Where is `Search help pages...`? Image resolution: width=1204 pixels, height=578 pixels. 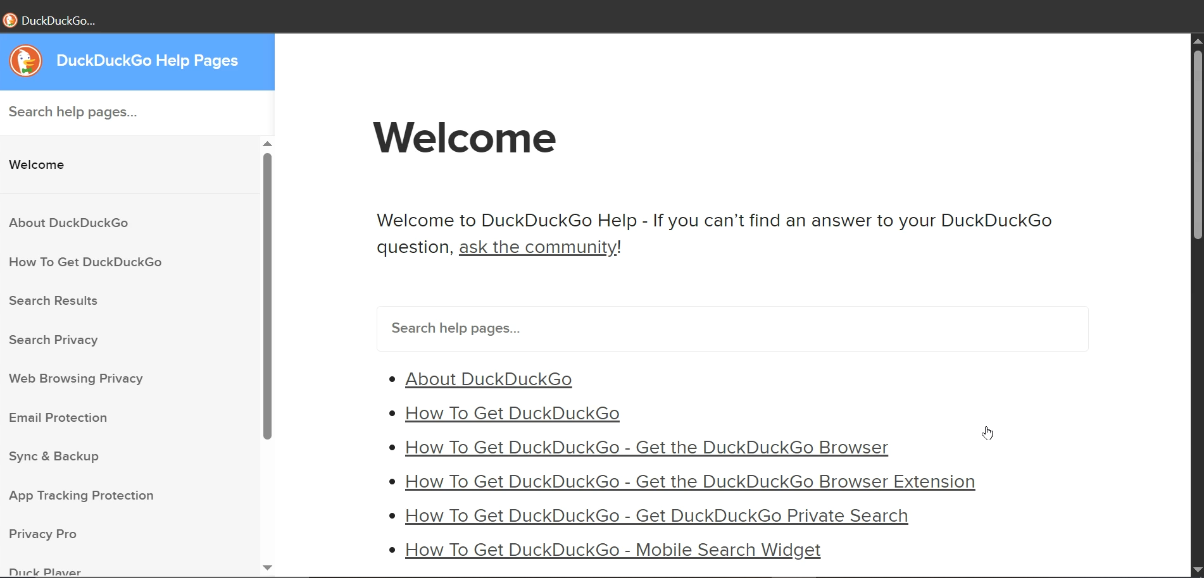
Search help pages... is located at coordinates (458, 329).